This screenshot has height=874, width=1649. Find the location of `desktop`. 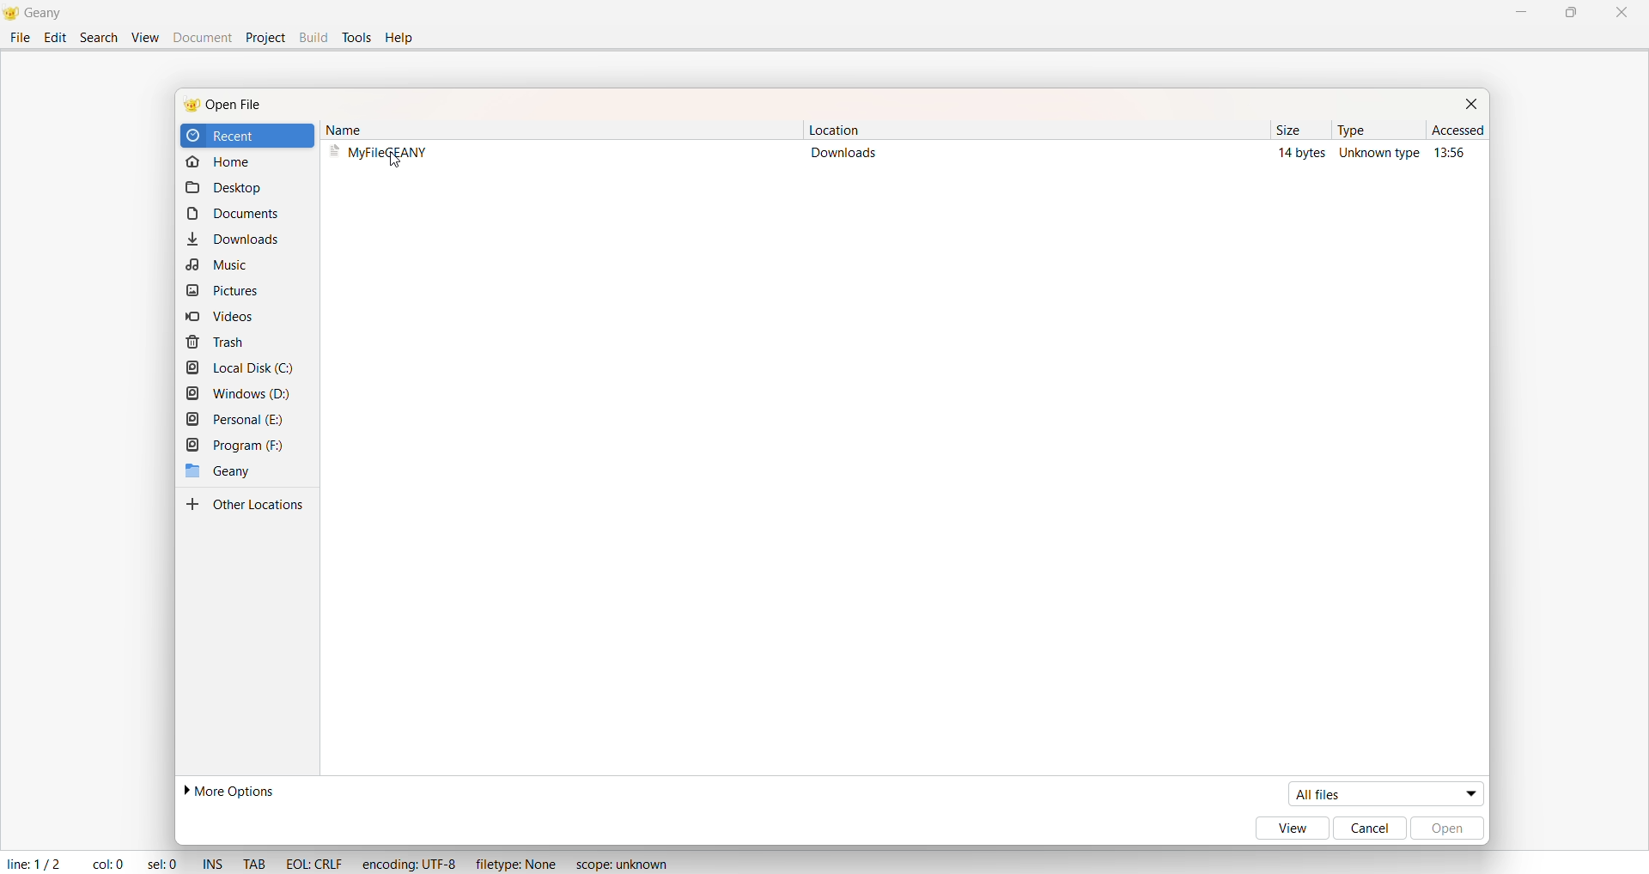

desktop is located at coordinates (226, 191).